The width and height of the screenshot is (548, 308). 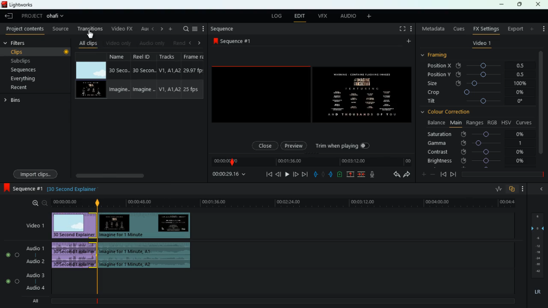 What do you see at coordinates (263, 145) in the screenshot?
I see `close` at bounding box center [263, 145].